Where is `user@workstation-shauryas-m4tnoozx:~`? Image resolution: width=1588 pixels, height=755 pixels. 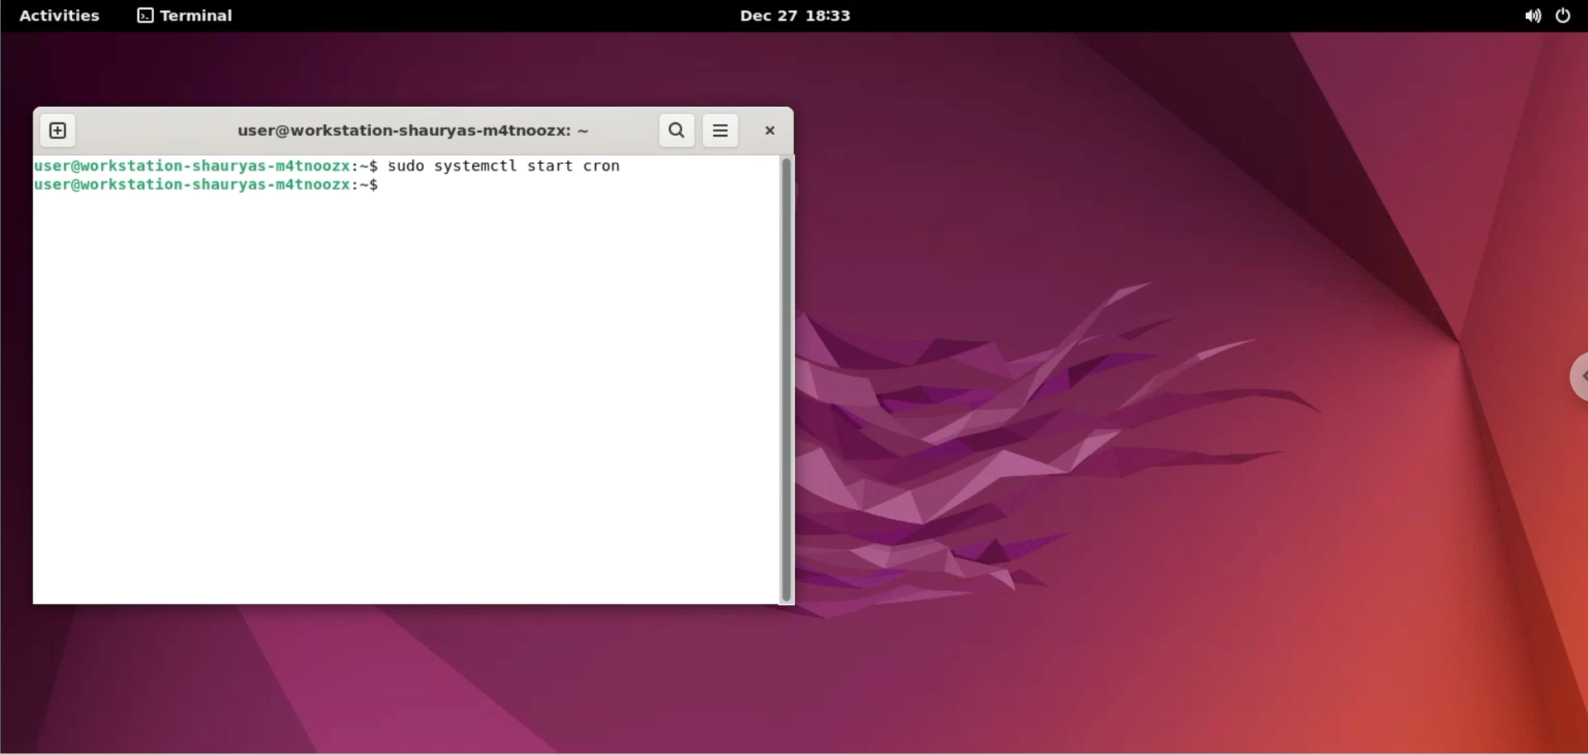
user@workstation-shauryas-m4tnoozx:~ is located at coordinates (403, 131).